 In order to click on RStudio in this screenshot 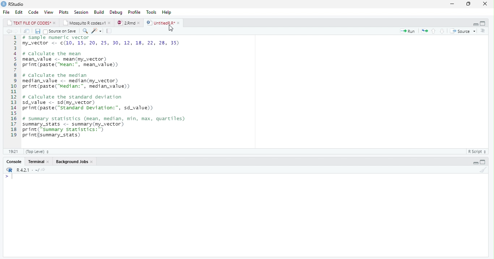, I will do `click(17, 4)`.